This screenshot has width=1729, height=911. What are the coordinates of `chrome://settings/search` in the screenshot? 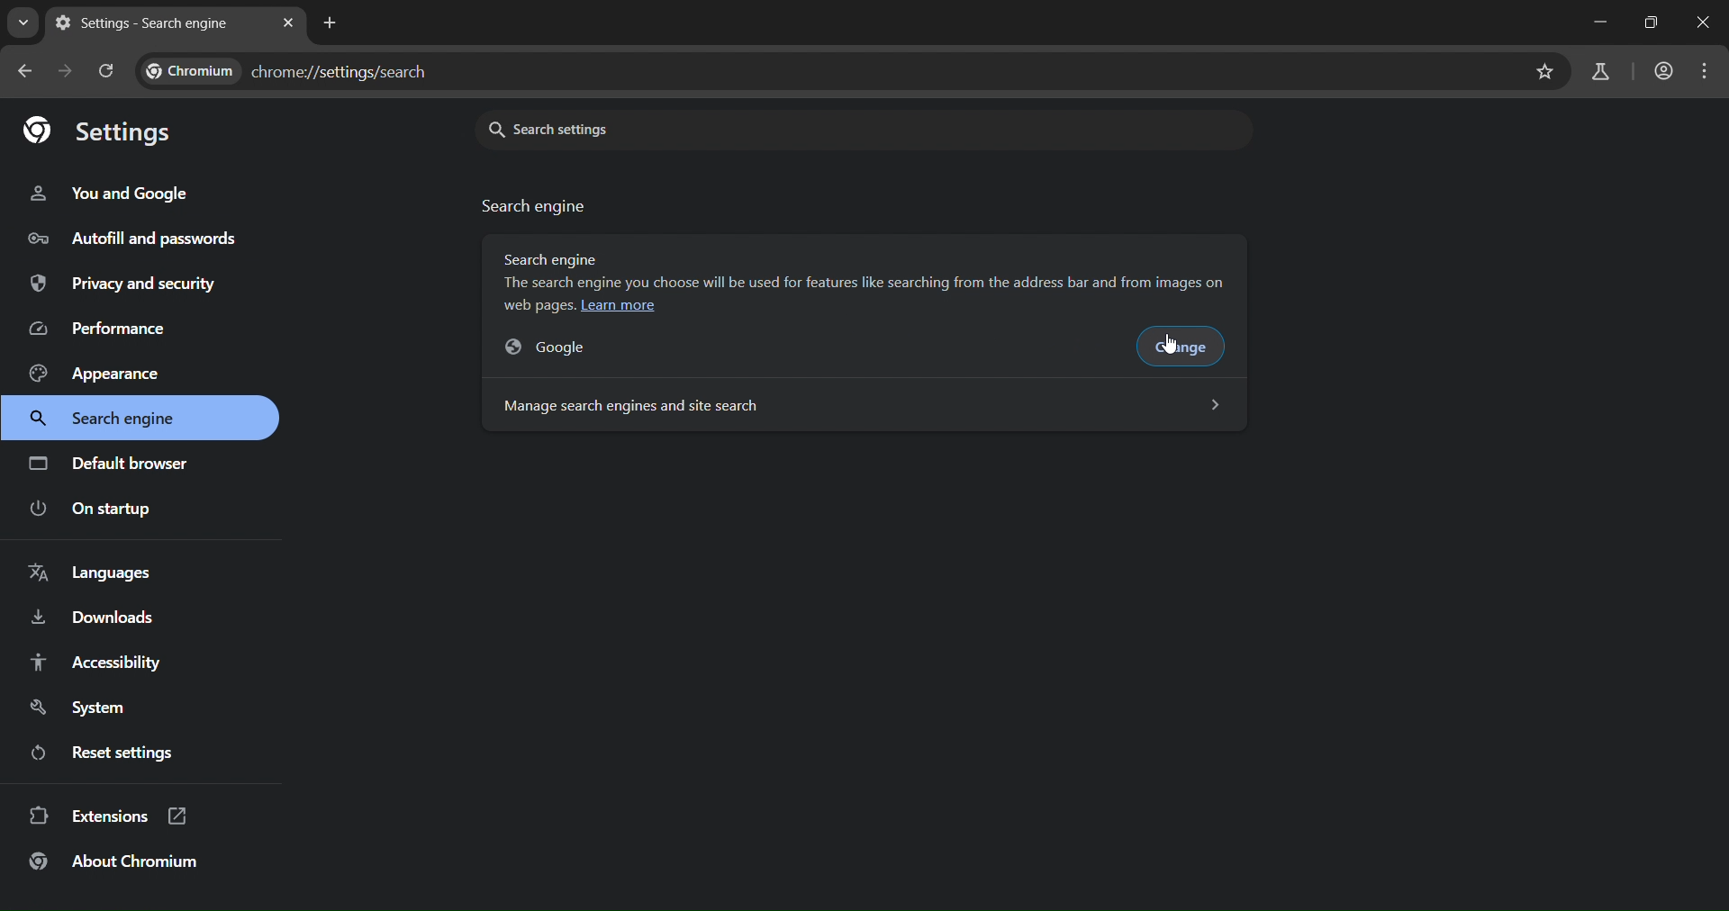 It's located at (298, 68).